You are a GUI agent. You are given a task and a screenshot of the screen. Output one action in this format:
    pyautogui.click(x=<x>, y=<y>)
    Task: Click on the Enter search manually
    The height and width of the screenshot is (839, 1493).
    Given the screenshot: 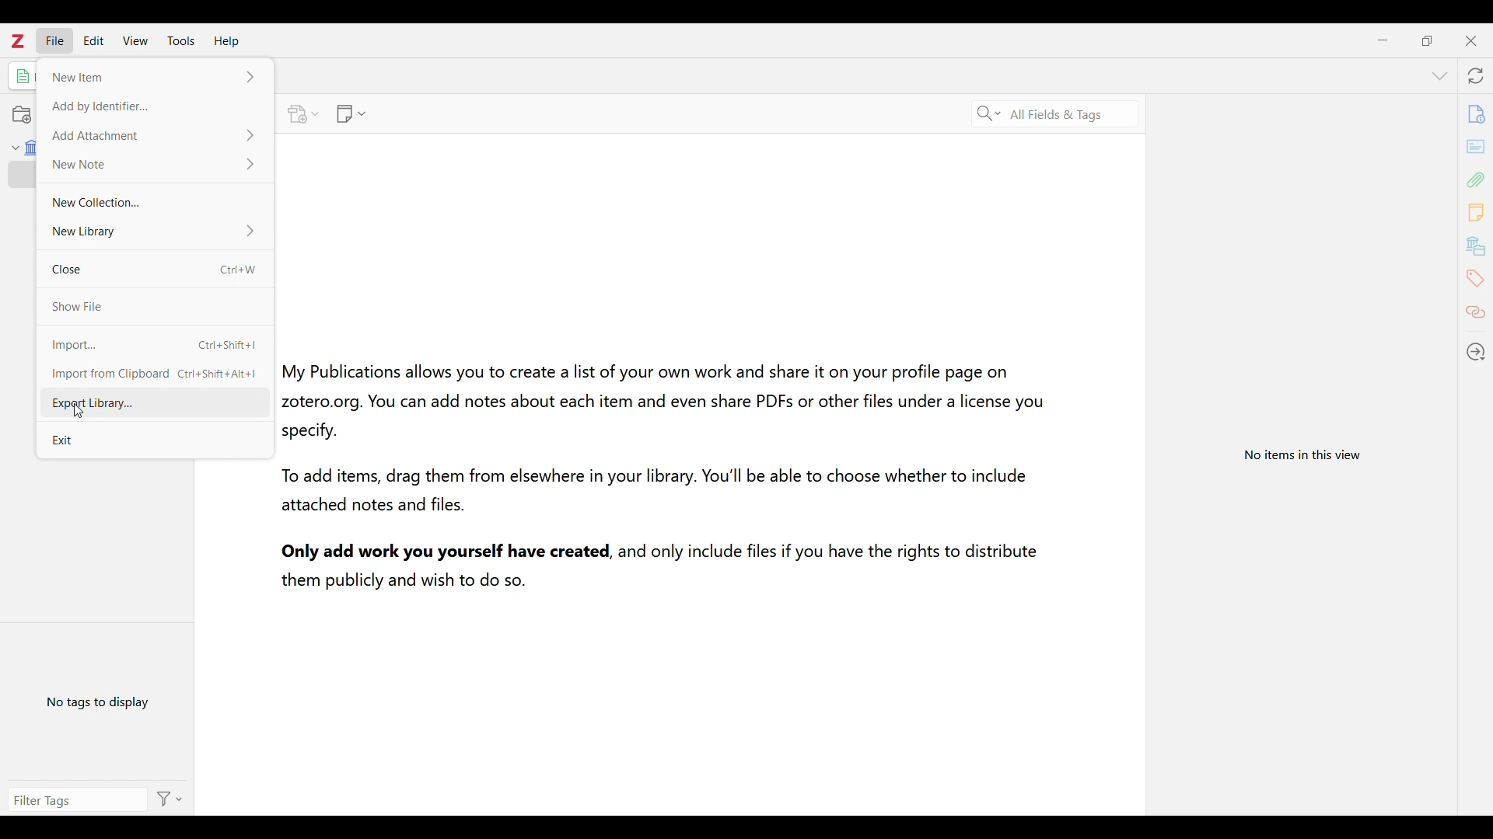 What is the action you would take?
    pyautogui.click(x=74, y=798)
    